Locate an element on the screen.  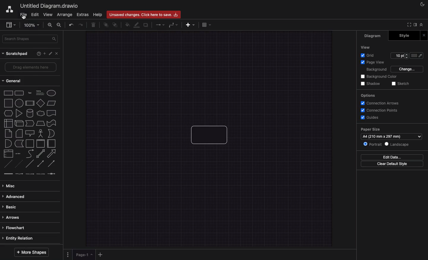
Collapse is located at coordinates (421, 25).